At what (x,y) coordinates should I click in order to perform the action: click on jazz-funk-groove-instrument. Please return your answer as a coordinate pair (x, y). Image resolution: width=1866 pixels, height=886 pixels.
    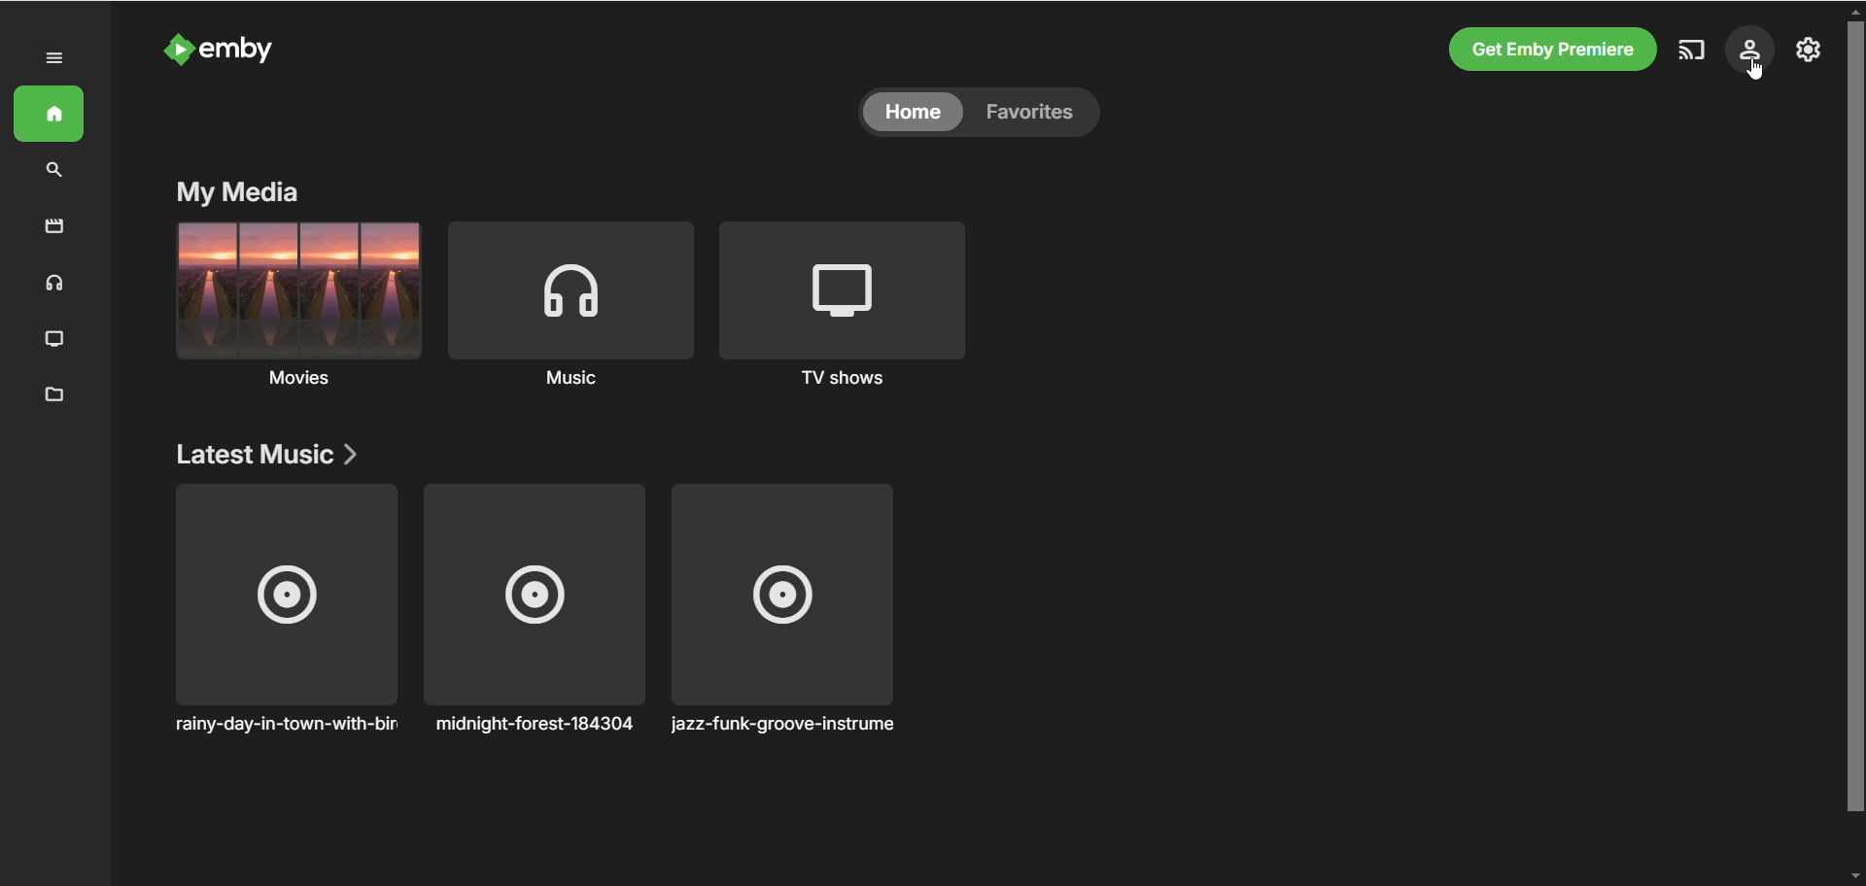
    Looking at the image, I should click on (788, 608).